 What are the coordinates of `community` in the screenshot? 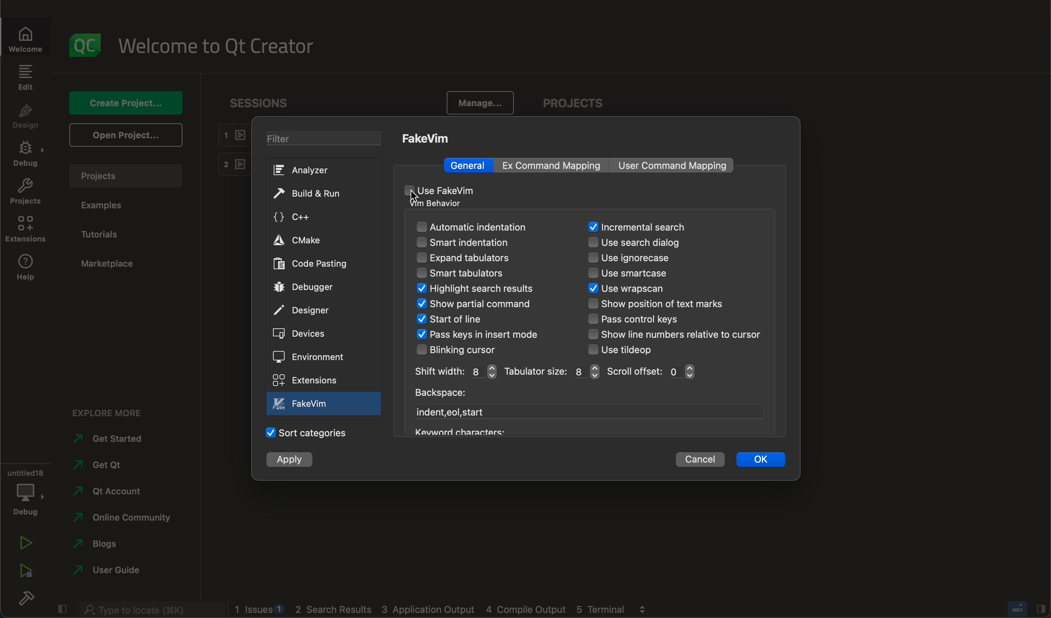 It's located at (124, 519).